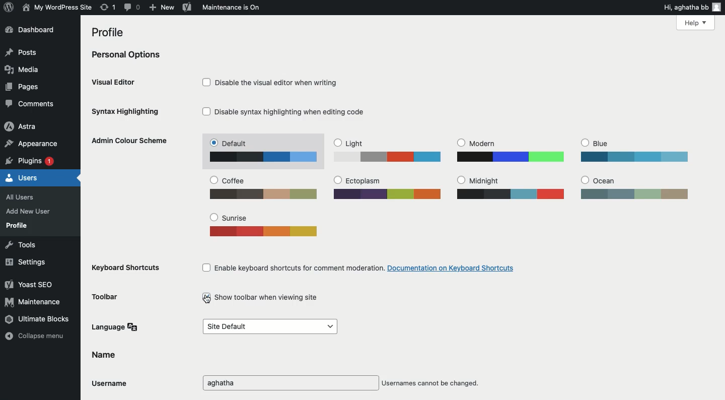  What do you see at coordinates (31, 285) in the screenshot?
I see `Yoast SEO` at bounding box center [31, 285].